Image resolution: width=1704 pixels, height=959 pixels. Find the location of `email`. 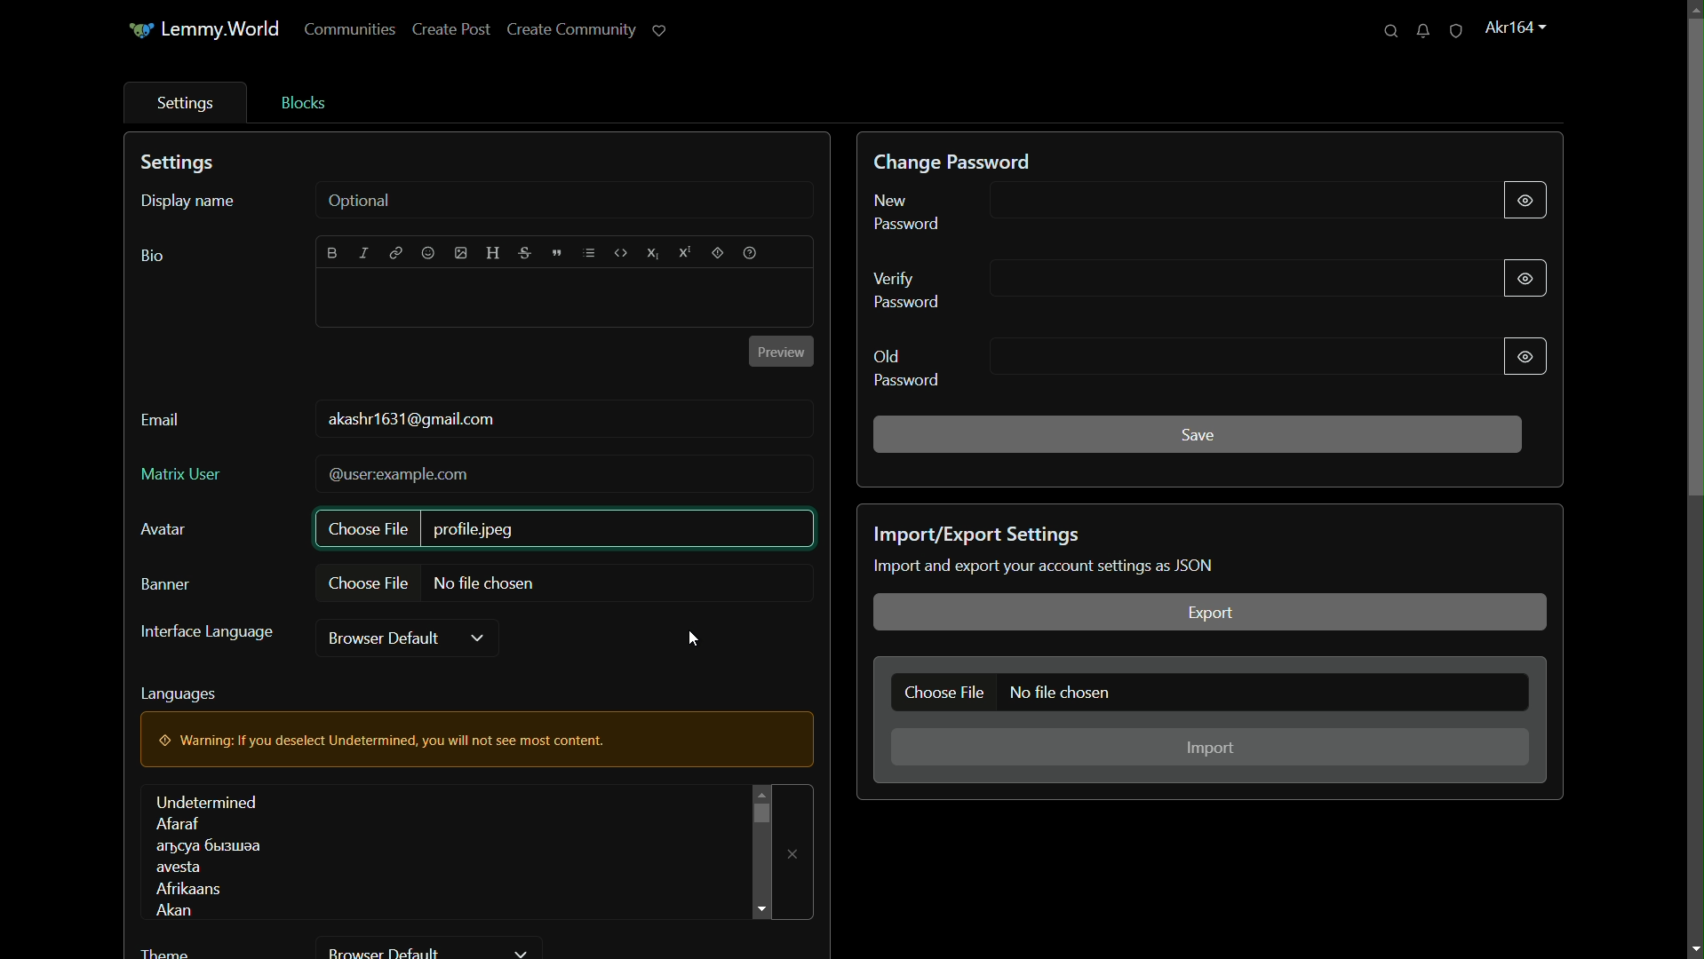

email is located at coordinates (160, 421).